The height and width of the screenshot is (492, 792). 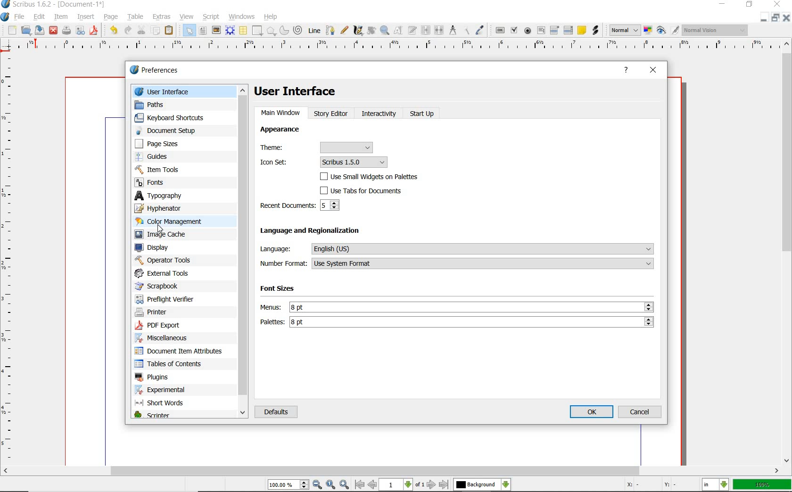 I want to click on operator tools, so click(x=168, y=260).